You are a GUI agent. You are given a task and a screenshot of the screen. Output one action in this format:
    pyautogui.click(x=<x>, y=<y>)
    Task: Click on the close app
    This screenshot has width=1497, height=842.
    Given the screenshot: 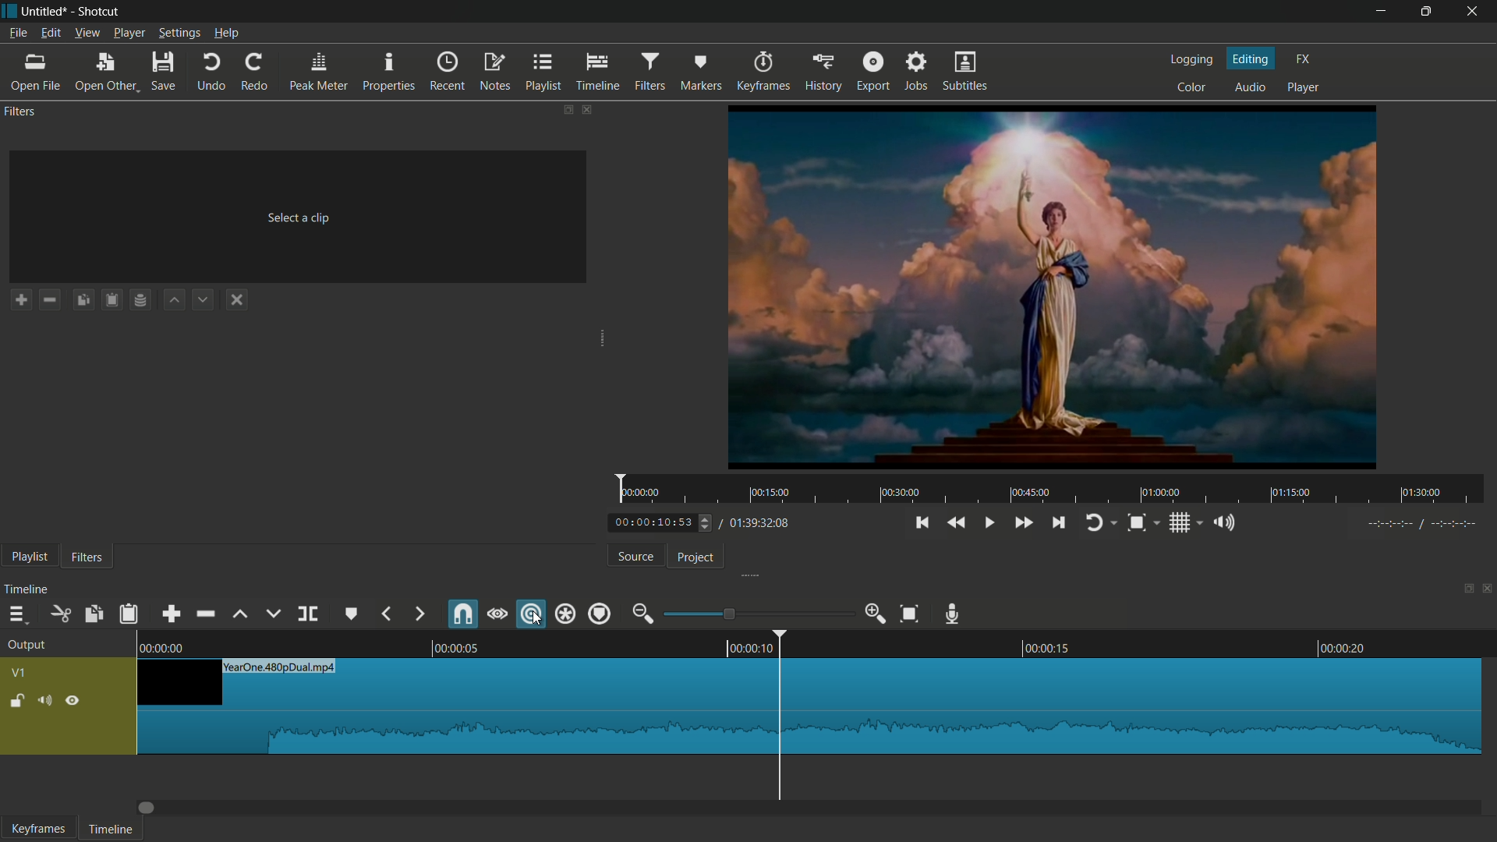 What is the action you would take?
    pyautogui.click(x=1473, y=12)
    